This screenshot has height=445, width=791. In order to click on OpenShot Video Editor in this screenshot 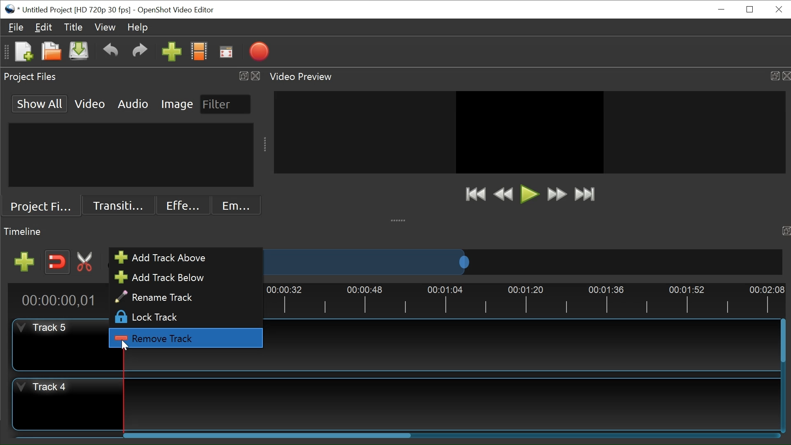, I will do `click(178, 11)`.